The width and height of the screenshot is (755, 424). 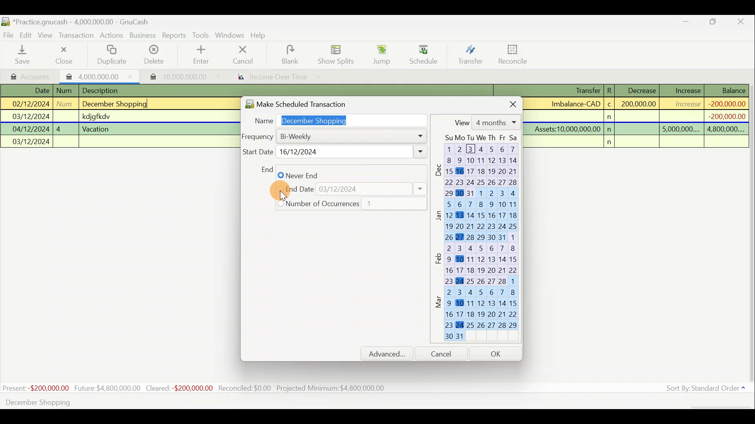 I want to click on Reconcile, so click(x=516, y=54).